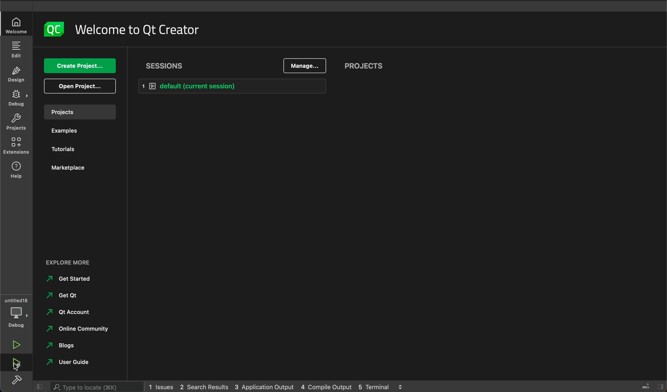 Image resolution: width=667 pixels, height=392 pixels. Describe the element at coordinates (70, 278) in the screenshot. I see `Get Started` at that location.